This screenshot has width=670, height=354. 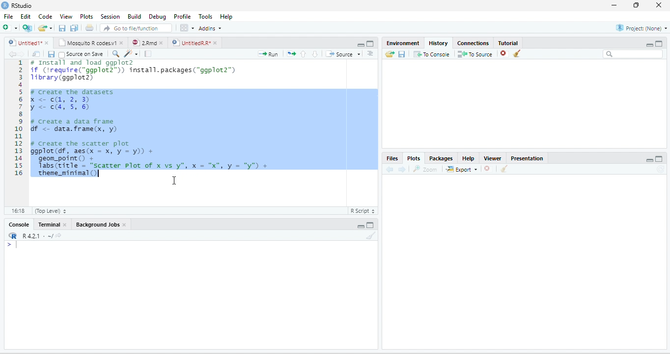 What do you see at coordinates (37, 236) in the screenshot?
I see `R 4.2.1 . ~/` at bounding box center [37, 236].